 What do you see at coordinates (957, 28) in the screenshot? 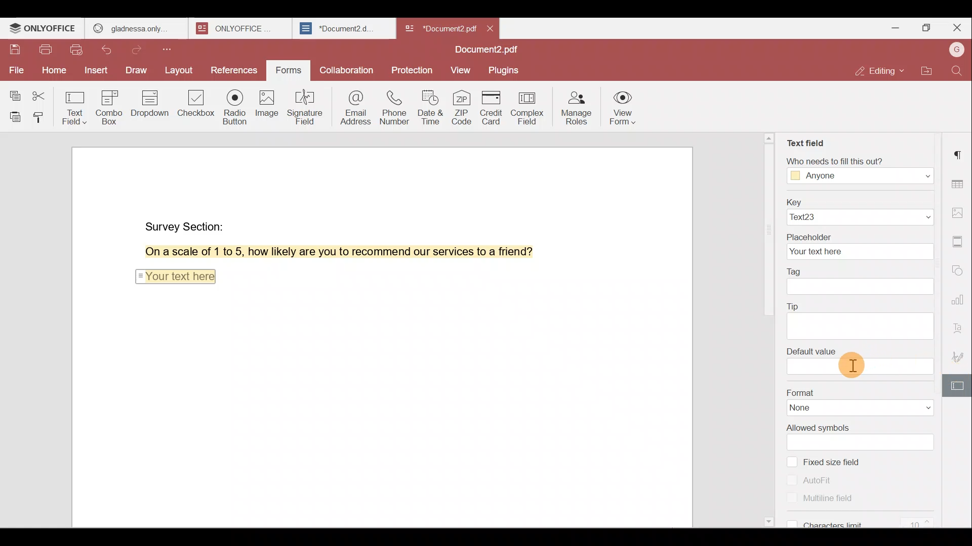
I see `Close` at bounding box center [957, 28].